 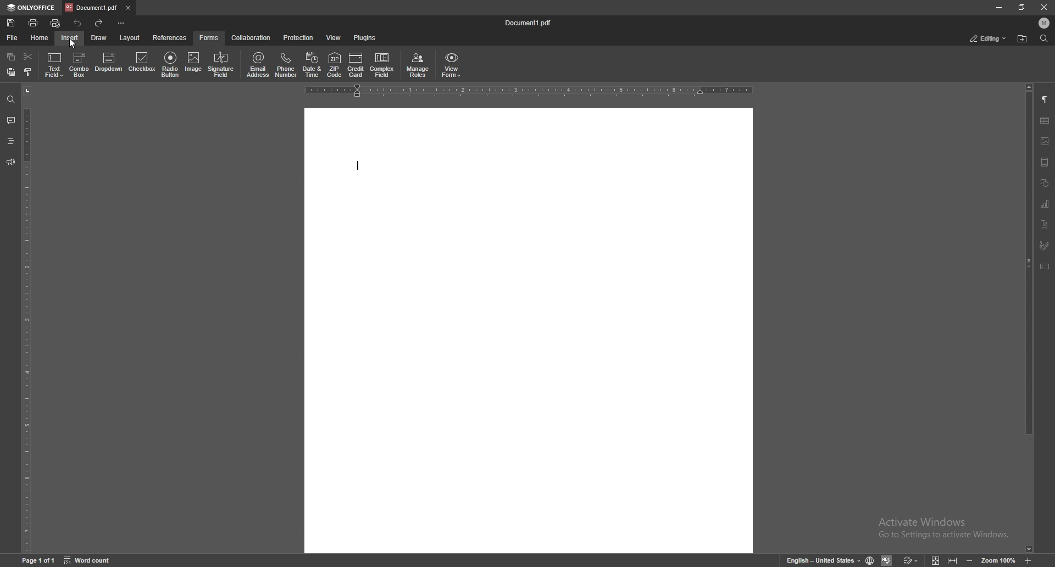 What do you see at coordinates (1022, 7) in the screenshot?
I see `resize` at bounding box center [1022, 7].